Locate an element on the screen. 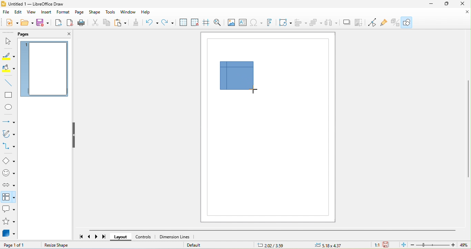  arrange is located at coordinates (316, 23).